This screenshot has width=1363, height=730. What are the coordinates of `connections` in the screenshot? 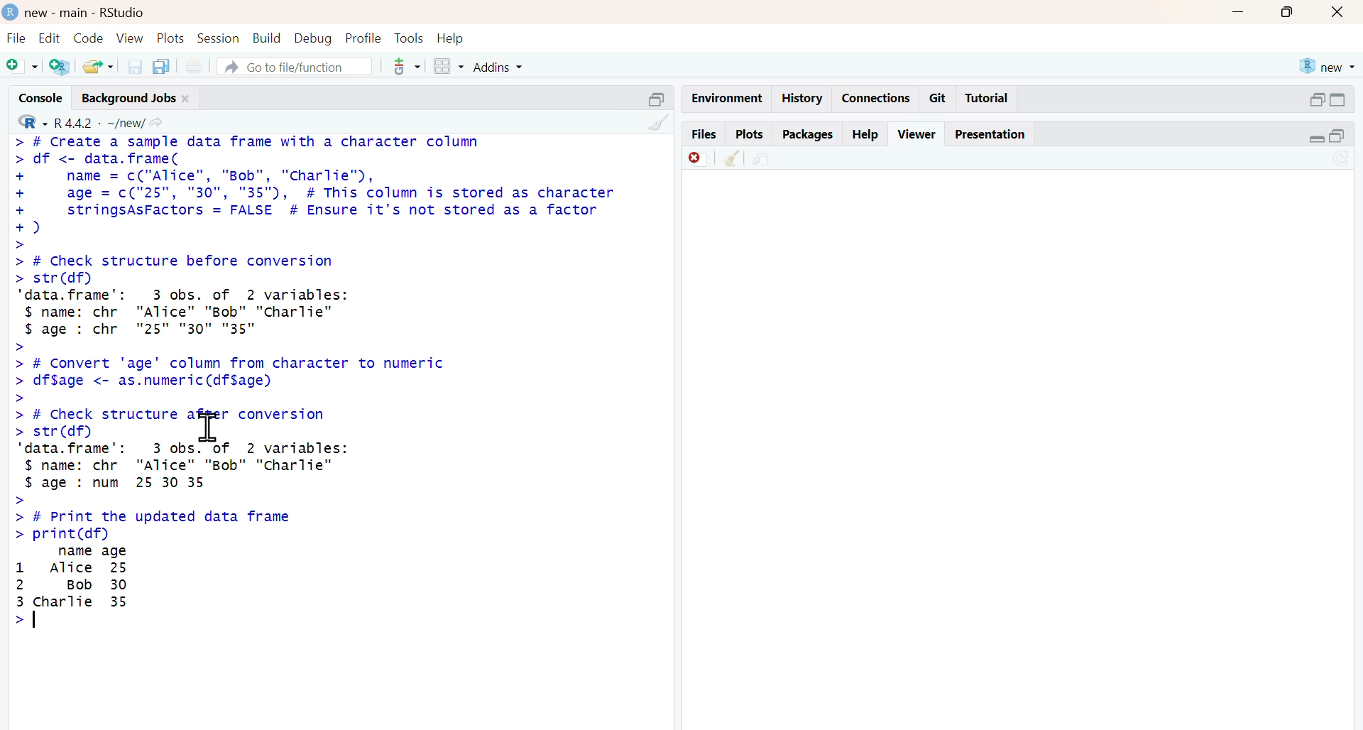 It's located at (877, 98).